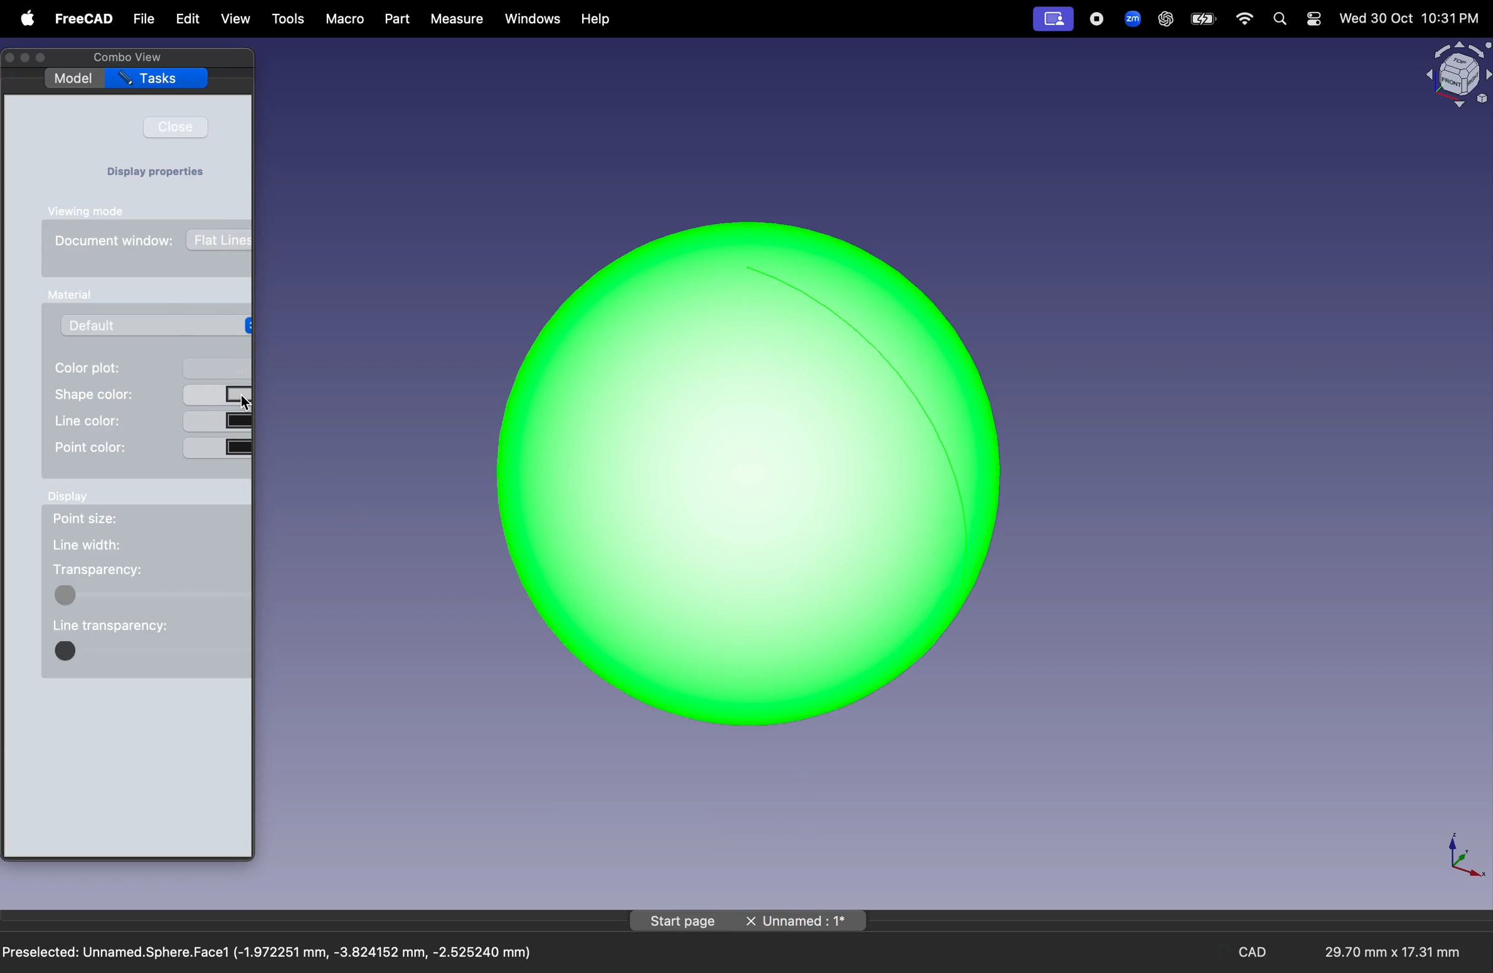  I want to click on model, so click(73, 78).